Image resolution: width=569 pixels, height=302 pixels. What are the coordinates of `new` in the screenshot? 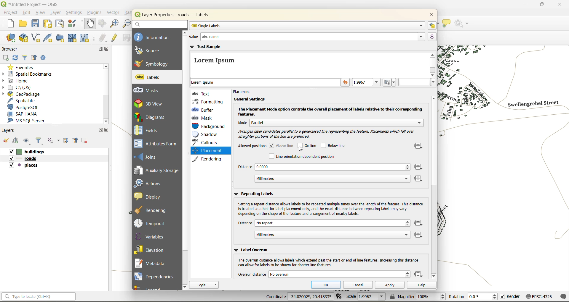 It's located at (8, 24).